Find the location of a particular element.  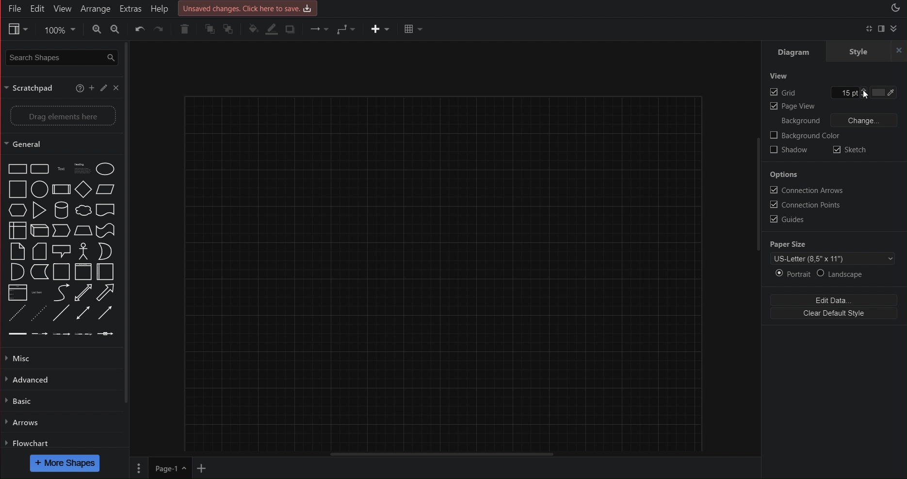

Close is located at coordinates (116, 89).